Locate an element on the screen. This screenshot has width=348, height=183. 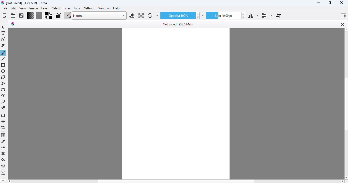
horizontal scroll bar is located at coordinates (175, 181).